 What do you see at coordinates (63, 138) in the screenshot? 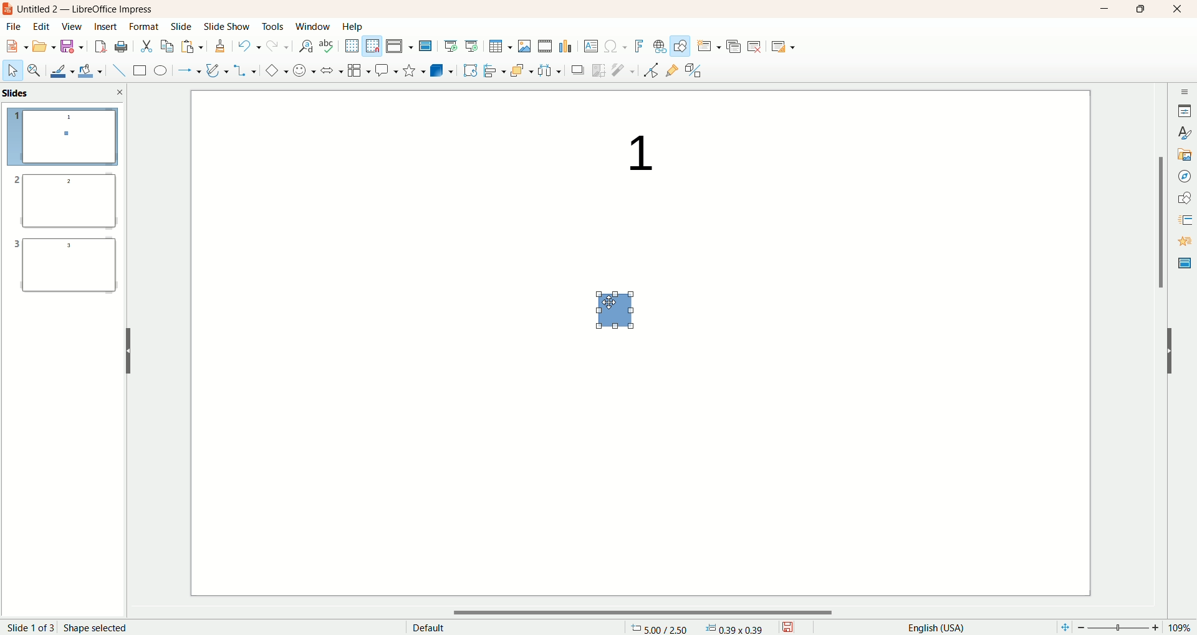
I see `slide 1` at bounding box center [63, 138].